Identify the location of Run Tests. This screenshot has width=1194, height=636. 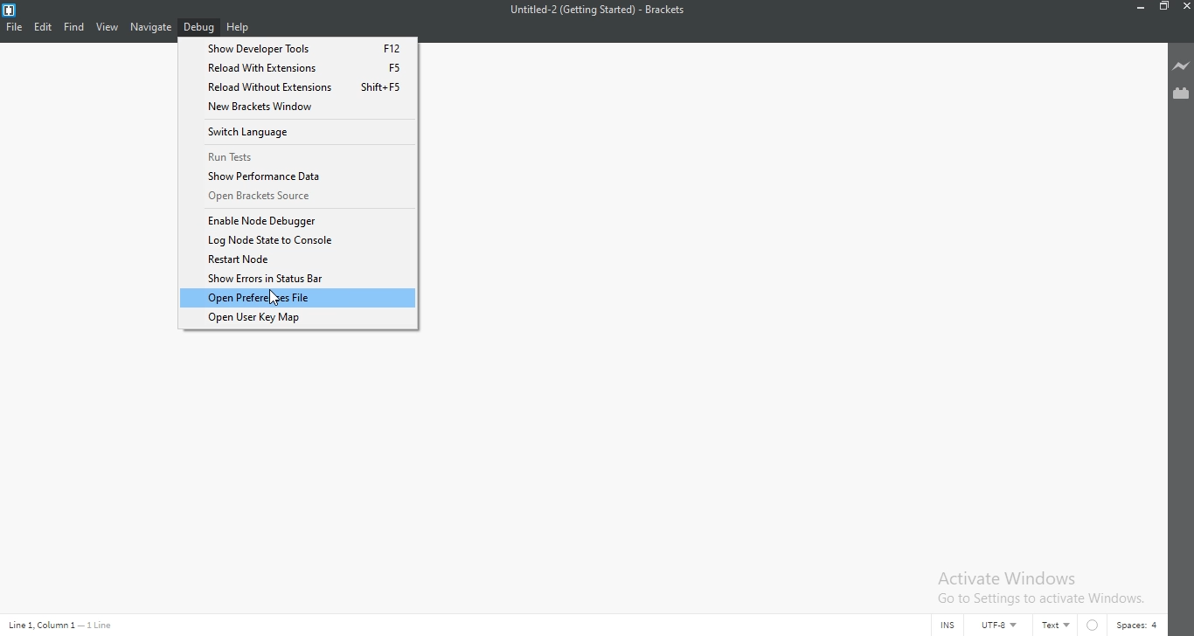
(299, 154).